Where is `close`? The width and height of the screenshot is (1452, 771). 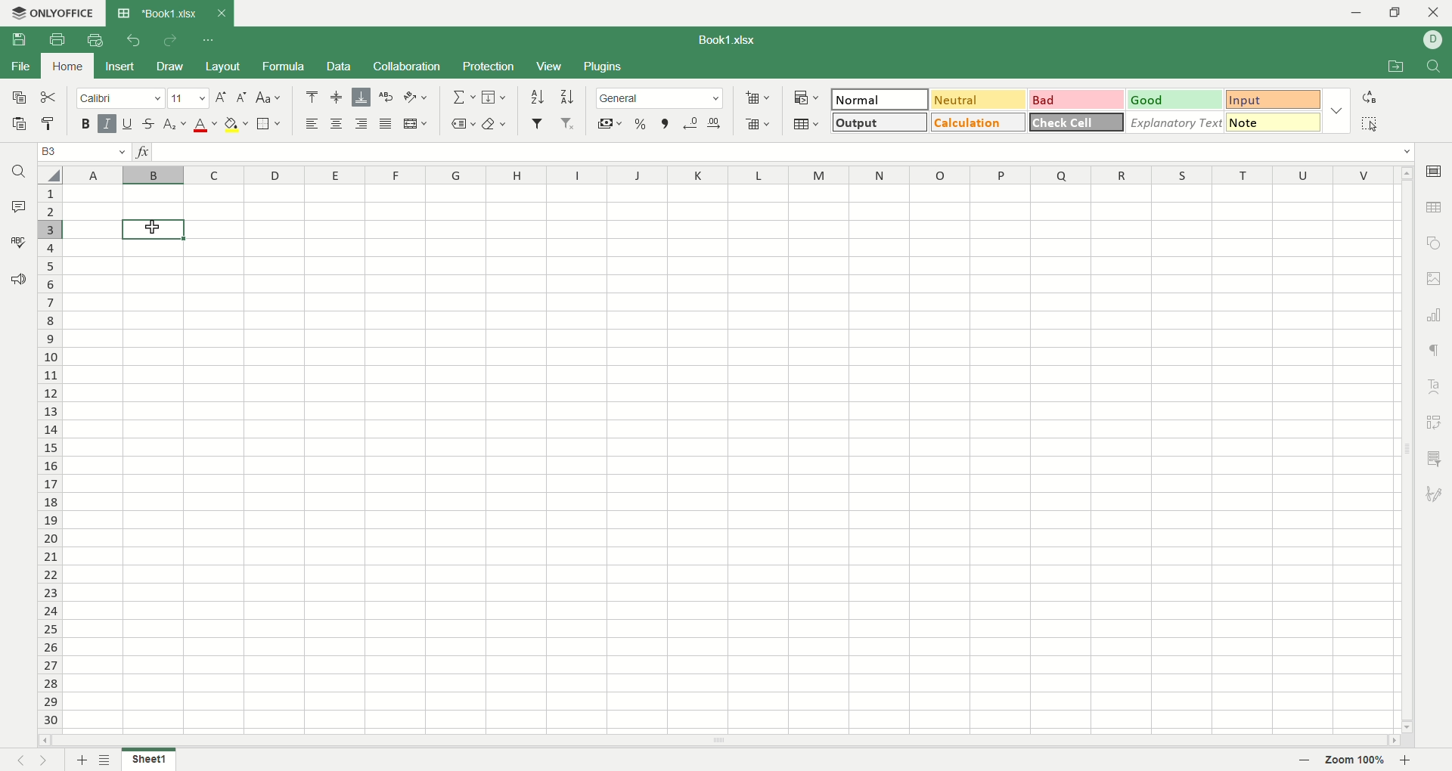
close is located at coordinates (1434, 14).